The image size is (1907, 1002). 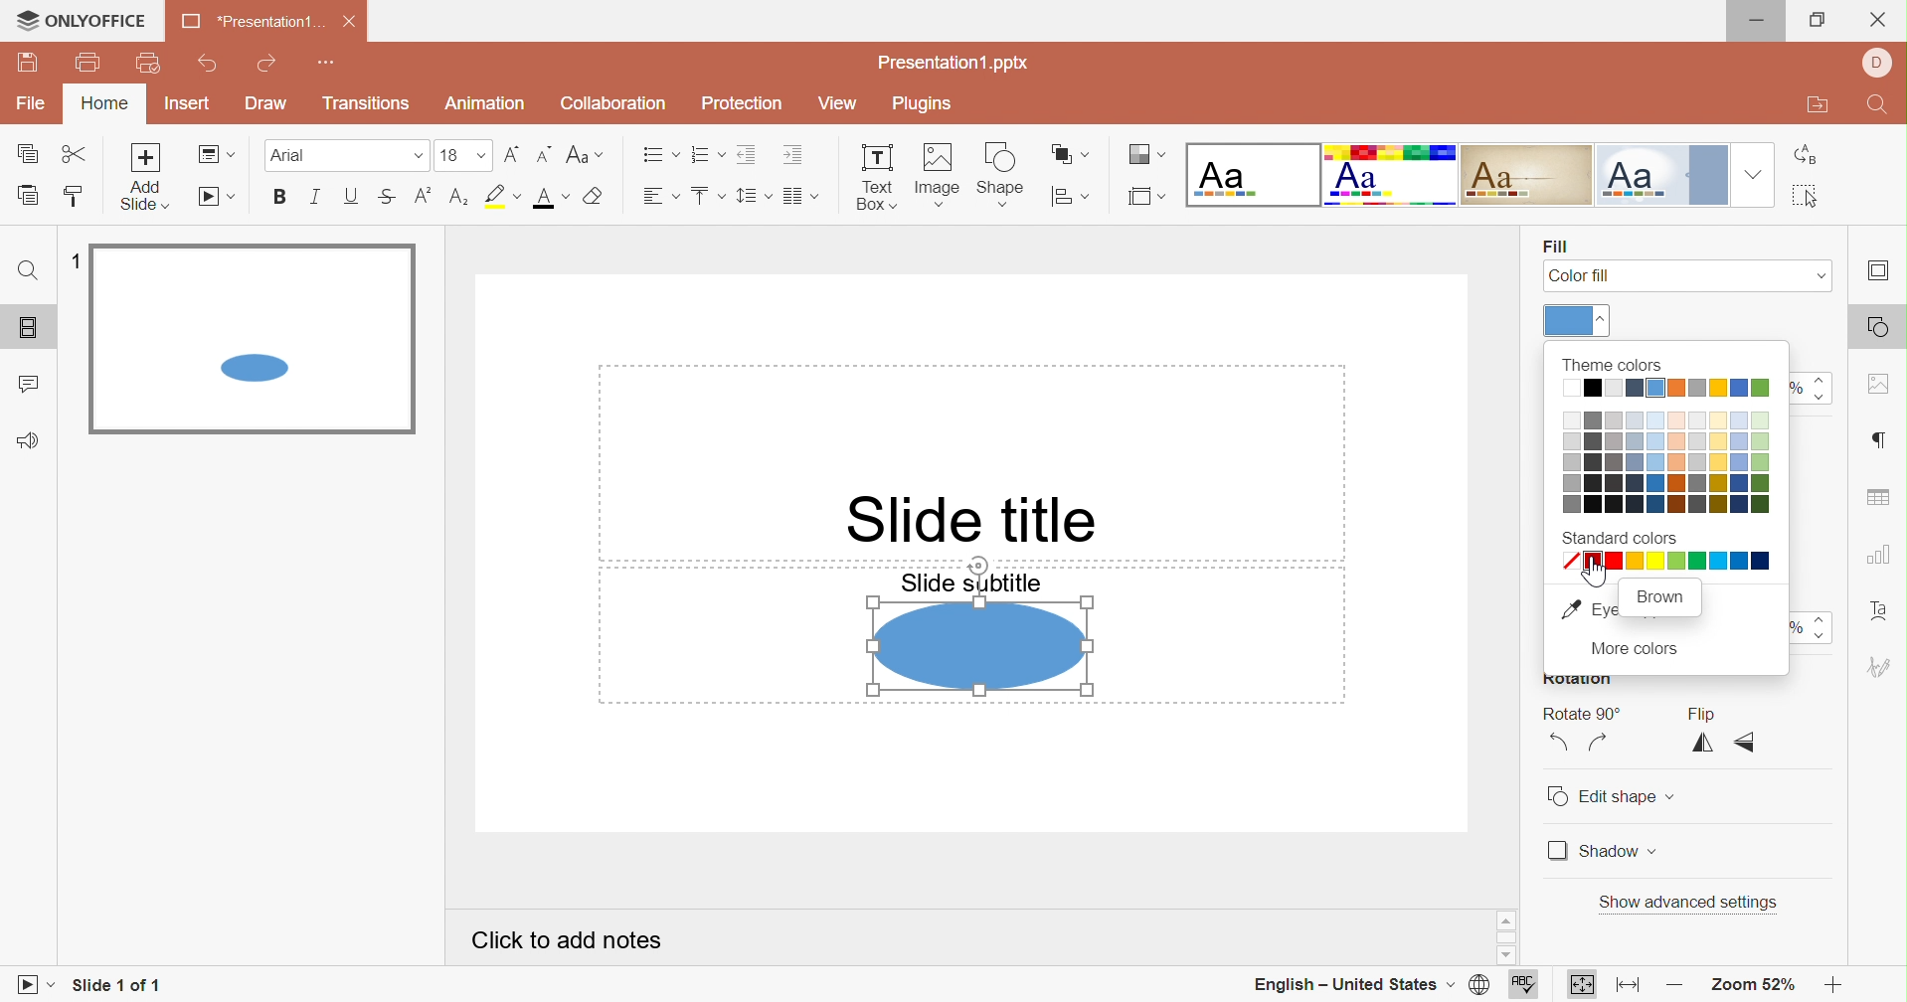 I want to click on 1, so click(x=78, y=262).